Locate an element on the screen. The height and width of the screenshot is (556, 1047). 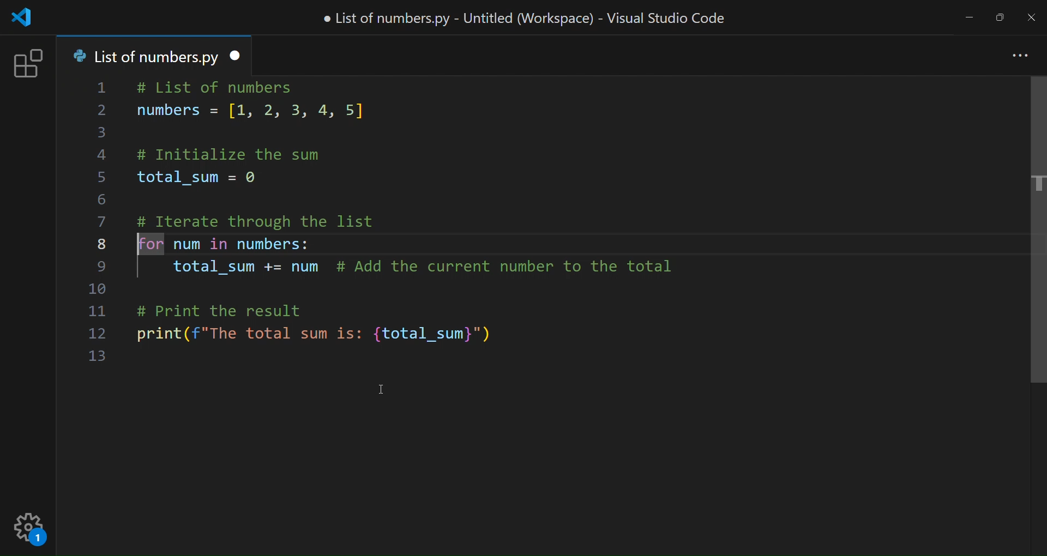
code is located at coordinates (401, 217).